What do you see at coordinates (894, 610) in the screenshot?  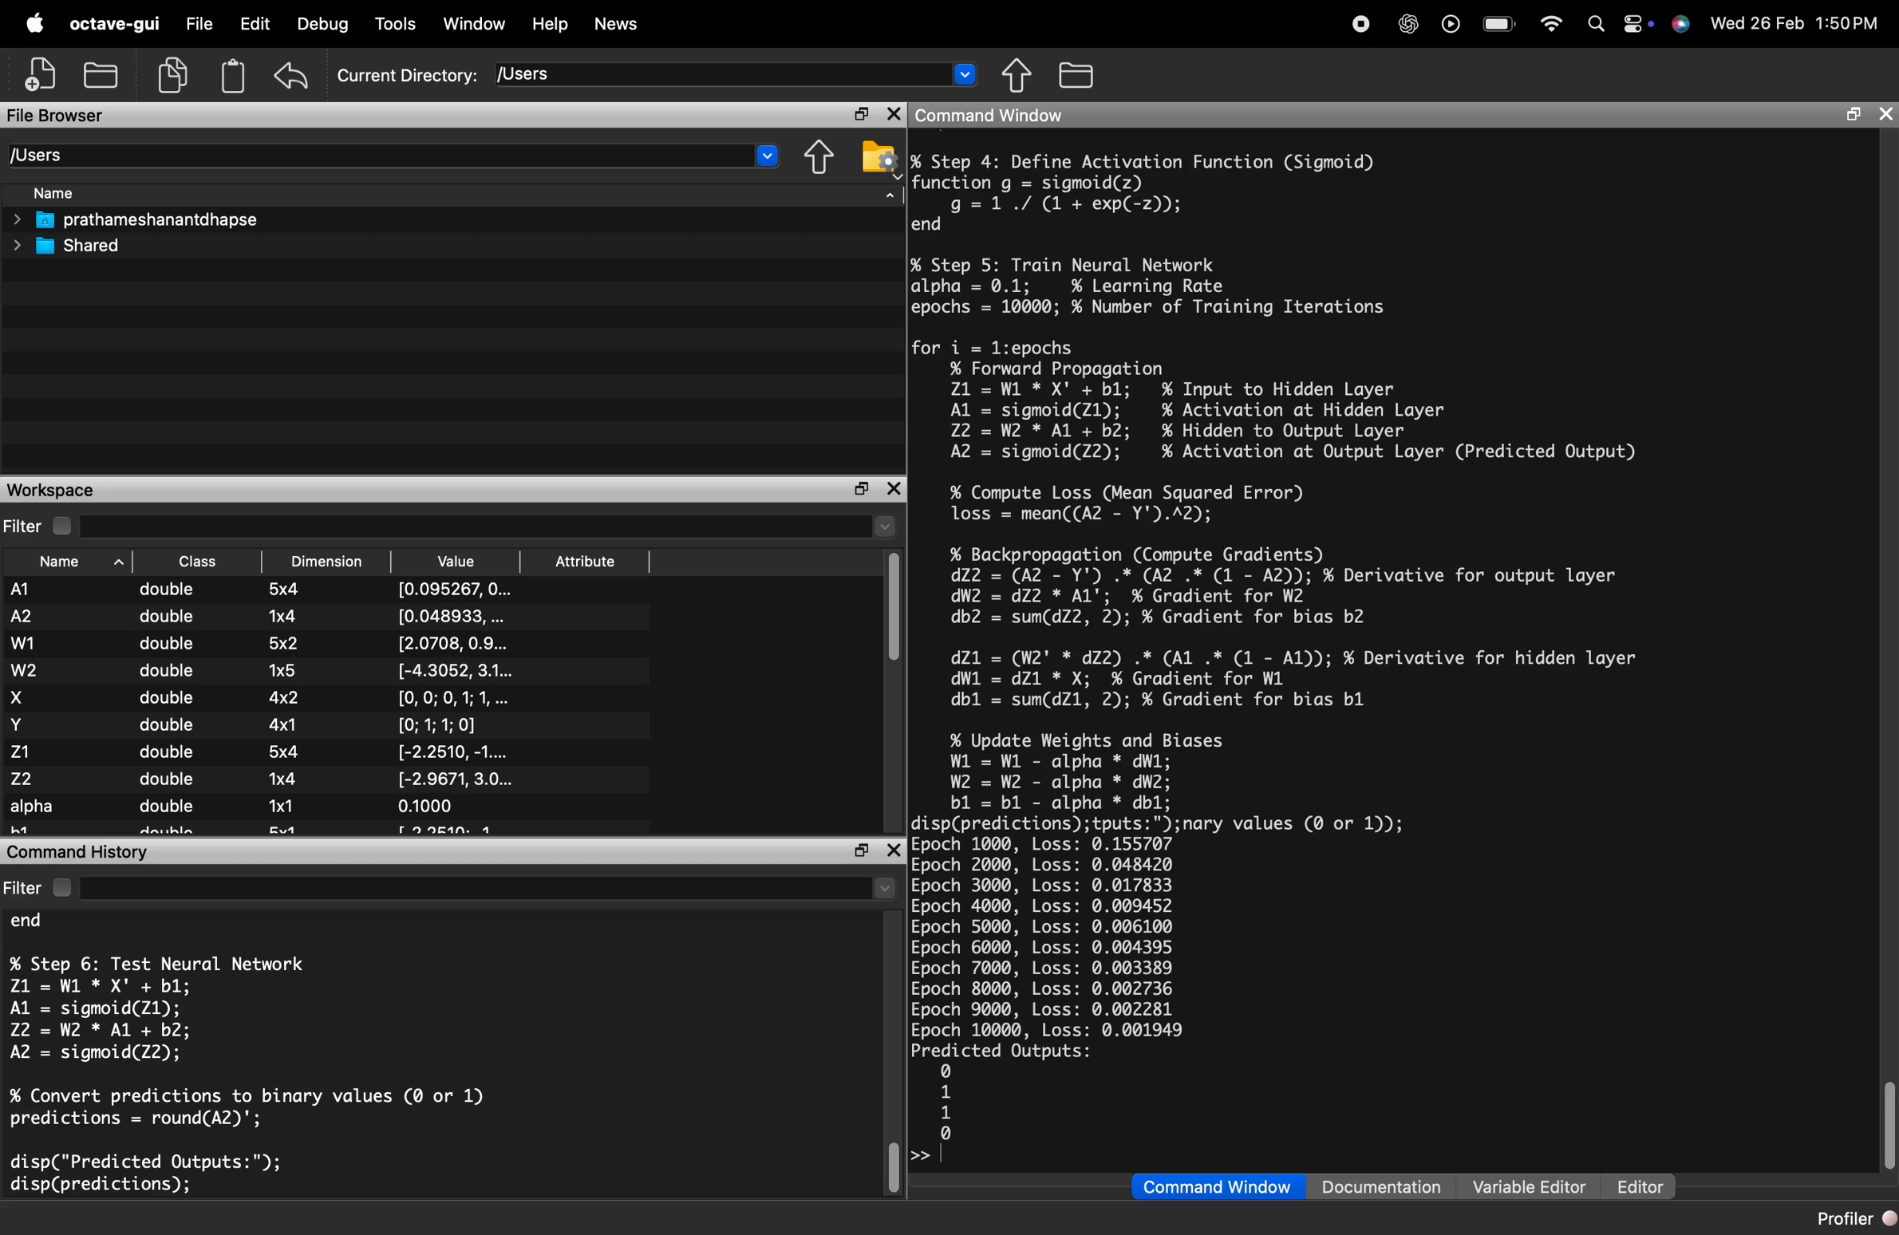 I see `scroll bar` at bounding box center [894, 610].